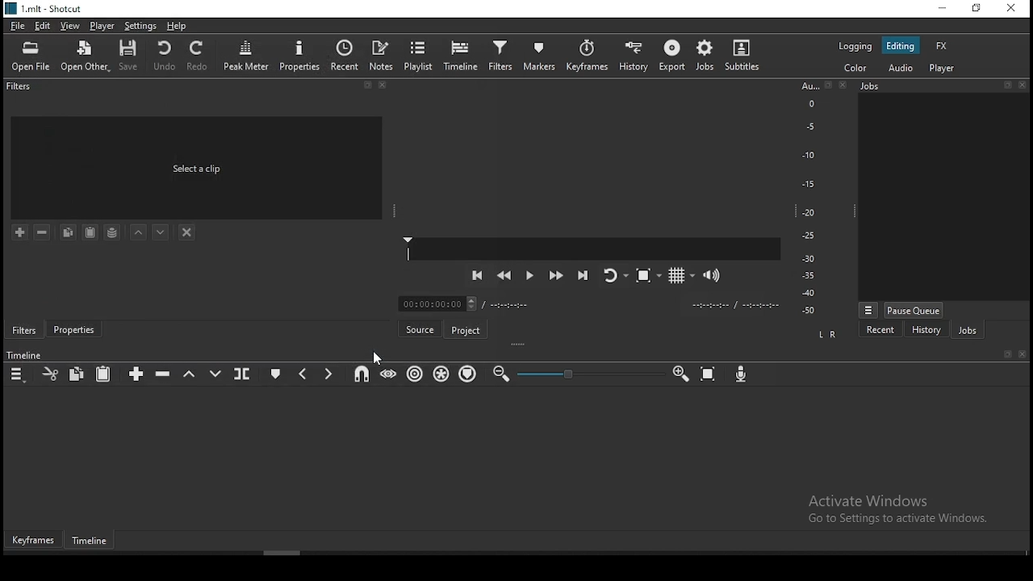 The width and height of the screenshot is (1033, 581). What do you see at coordinates (112, 232) in the screenshot?
I see `save a filter set` at bounding box center [112, 232].